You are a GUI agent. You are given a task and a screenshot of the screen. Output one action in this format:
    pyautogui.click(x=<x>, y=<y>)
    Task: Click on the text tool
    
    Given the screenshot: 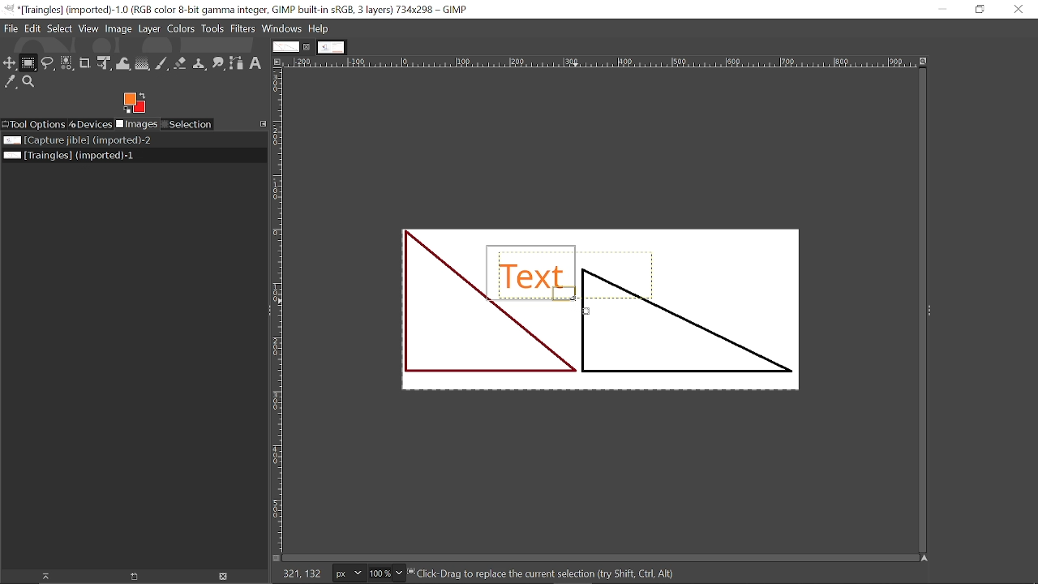 What is the action you would take?
    pyautogui.click(x=256, y=64)
    